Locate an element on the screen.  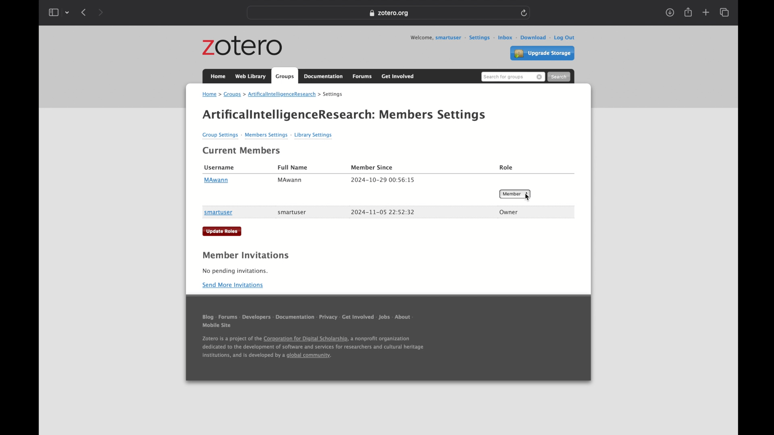
web library is located at coordinates (251, 77).